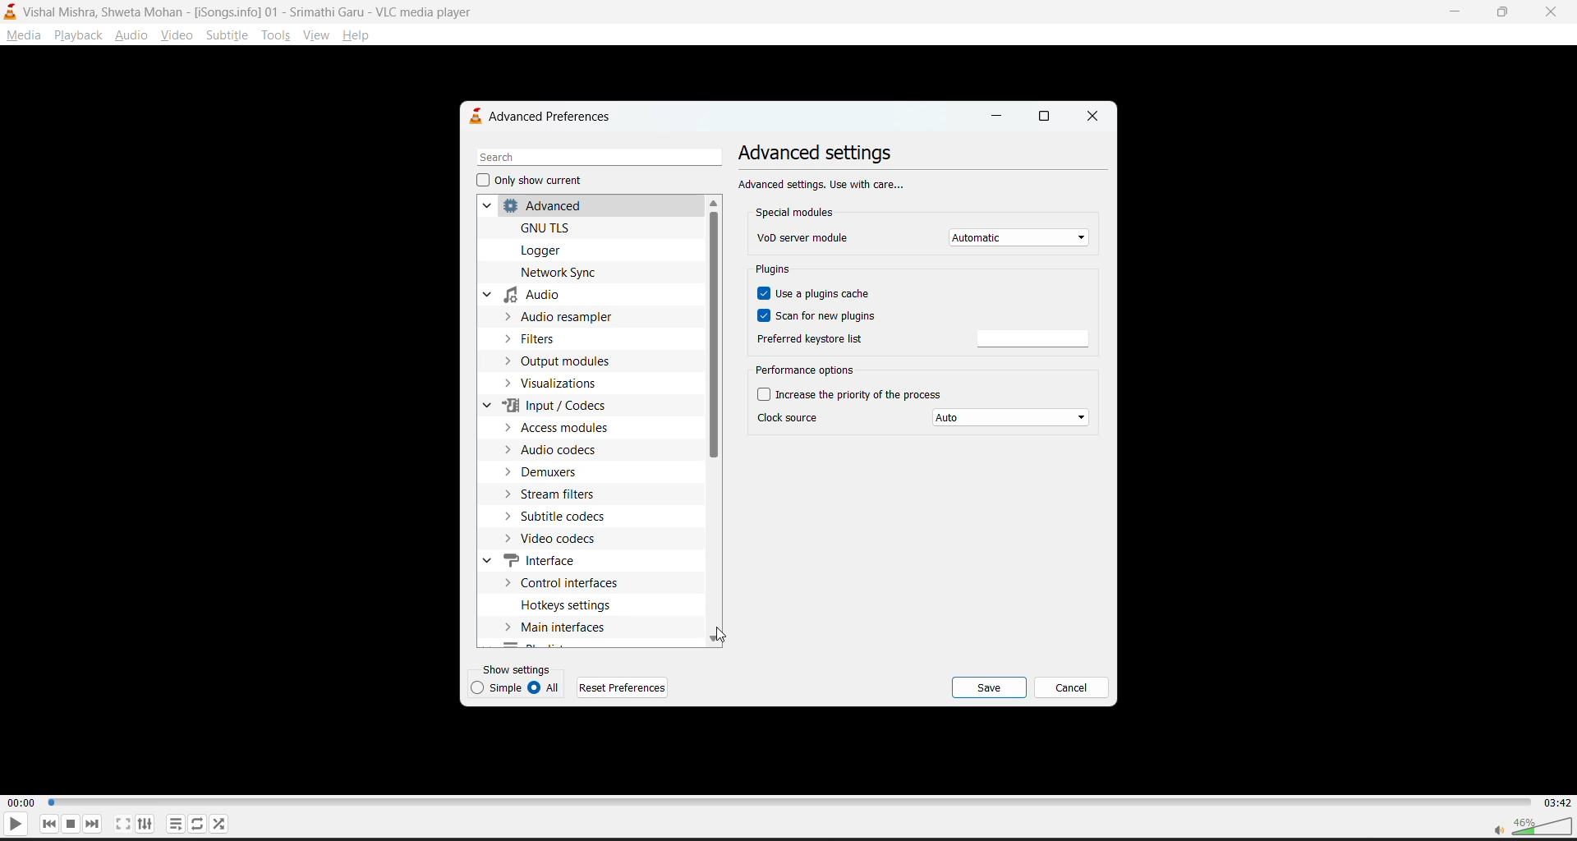  What do you see at coordinates (563, 385) in the screenshot?
I see `visualizations` at bounding box center [563, 385].